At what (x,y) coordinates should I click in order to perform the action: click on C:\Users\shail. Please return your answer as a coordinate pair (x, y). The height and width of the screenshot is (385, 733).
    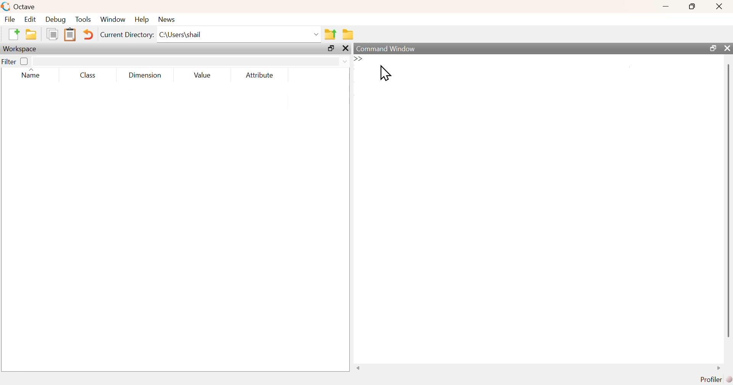
    Looking at the image, I should click on (180, 34).